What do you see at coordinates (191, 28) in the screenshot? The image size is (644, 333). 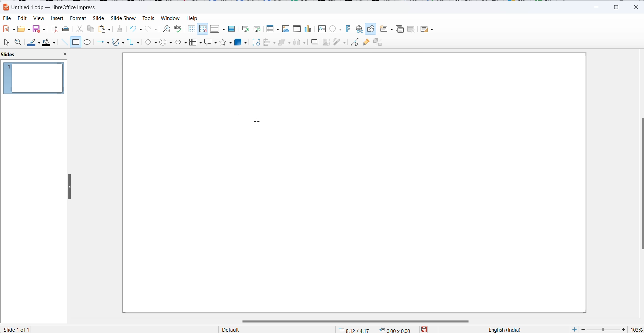 I see `Display grid` at bounding box center [191, 28].